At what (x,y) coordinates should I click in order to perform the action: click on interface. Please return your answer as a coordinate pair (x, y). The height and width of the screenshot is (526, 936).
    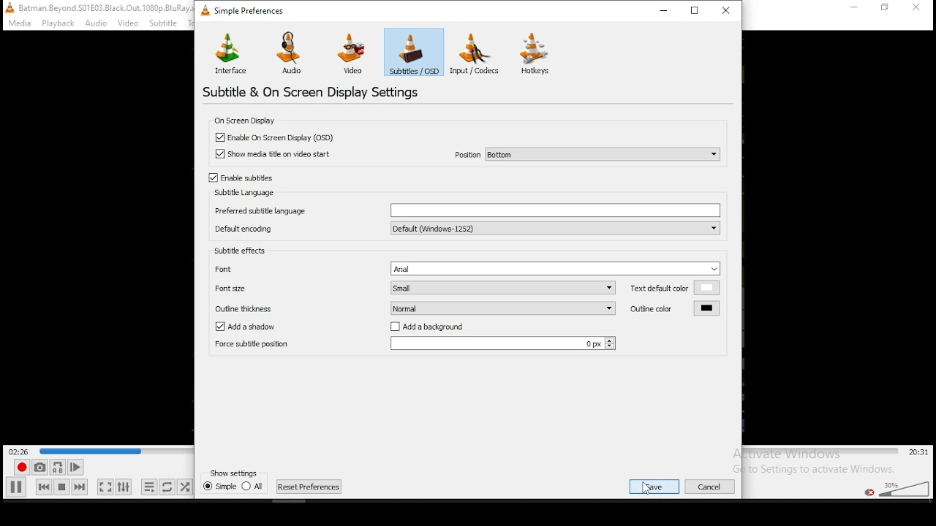
    Looking at the image, I should click on (231, 52).